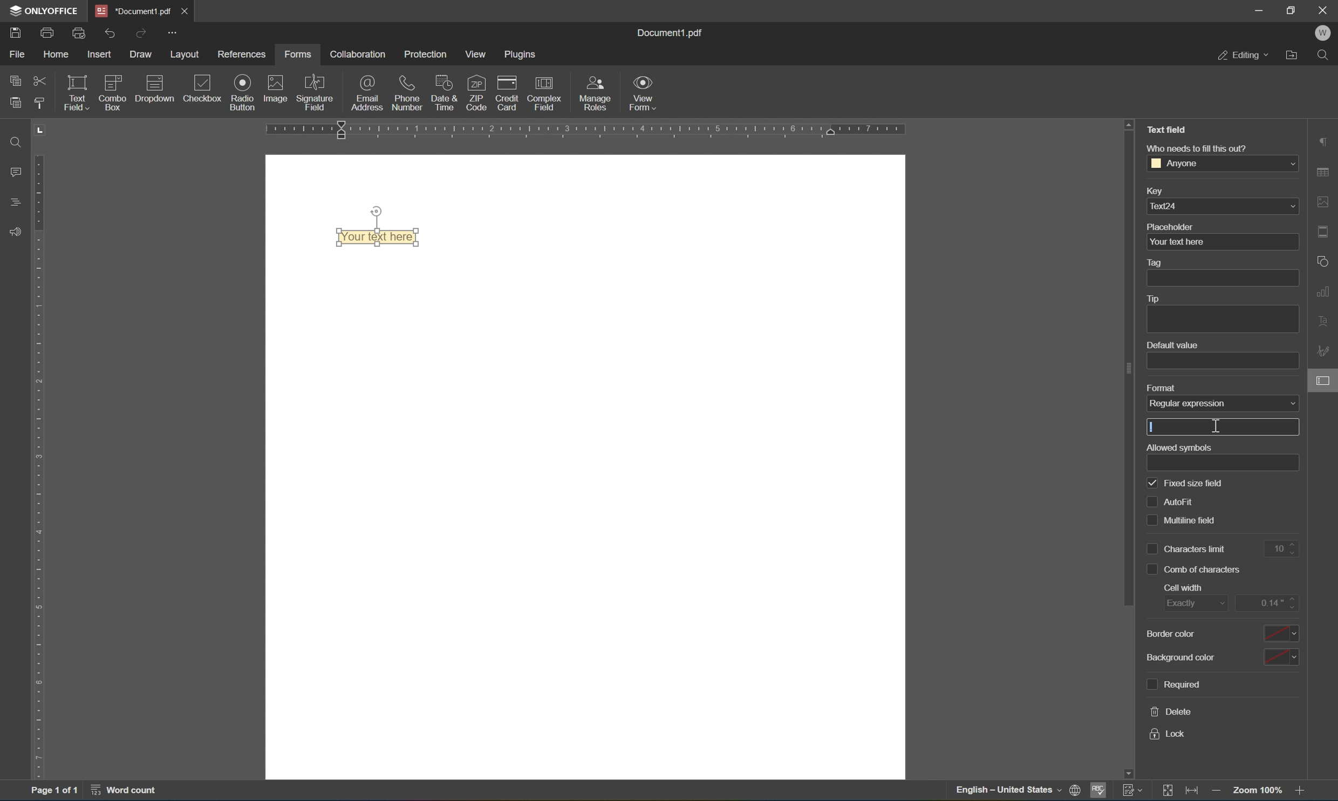  Describe the element at coordinates (522, 55) in the screenshot. I see `plugins` at that location.